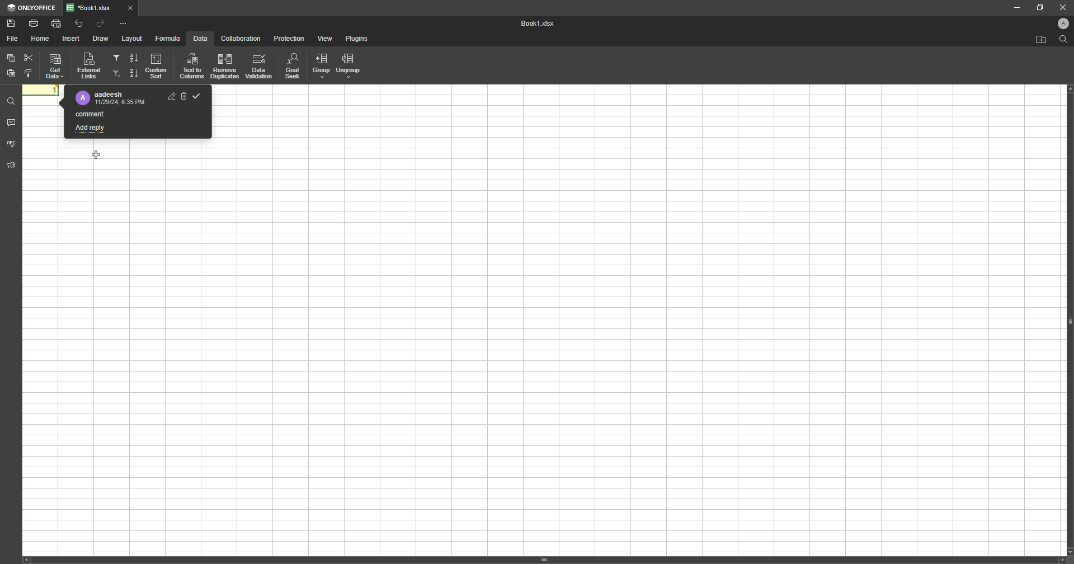 This screenshot has width=1074, height=564. What do you see at coordinates (12, 168) in the screenshot?
I see `Feedback` at bounding box center [12, 168].